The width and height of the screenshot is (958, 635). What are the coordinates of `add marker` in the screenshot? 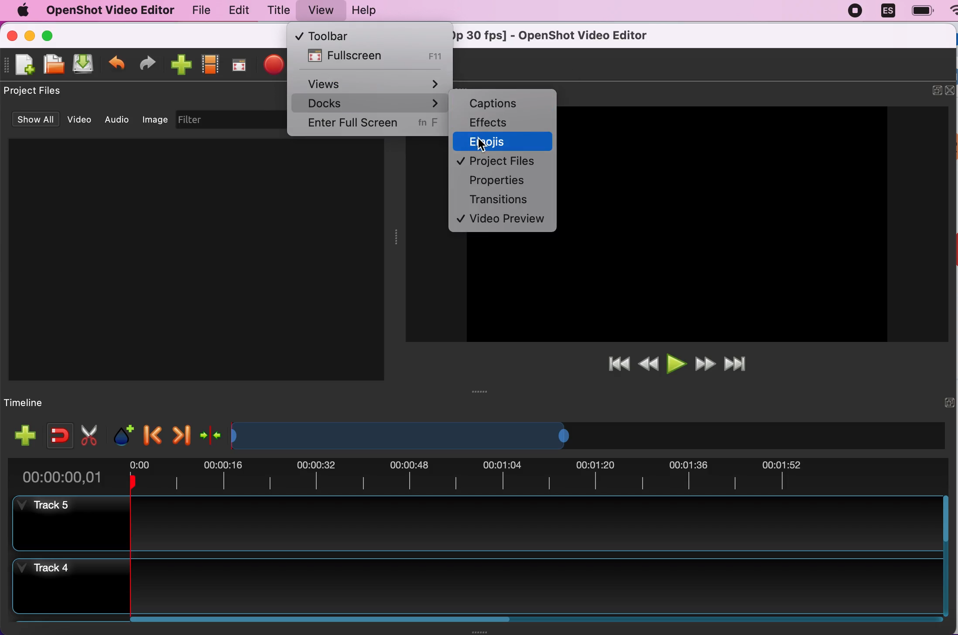 It's located at (122, 433).